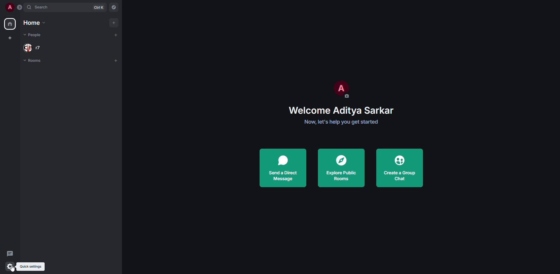  I want to click on explore public rooms, so click(342, 168).